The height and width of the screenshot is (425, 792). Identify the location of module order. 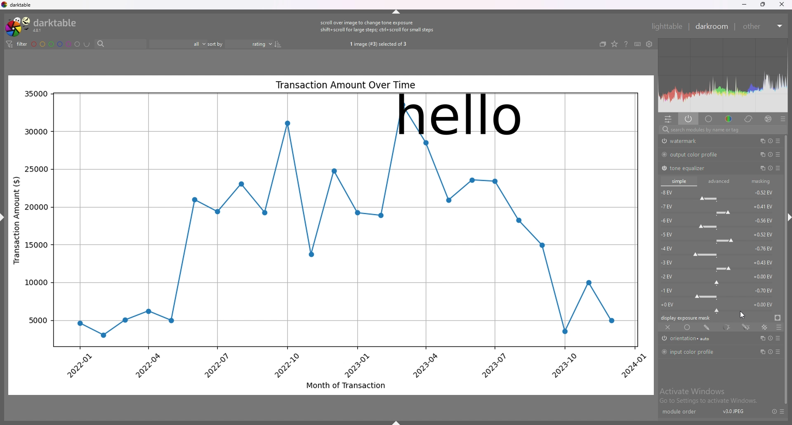
(681, 412).